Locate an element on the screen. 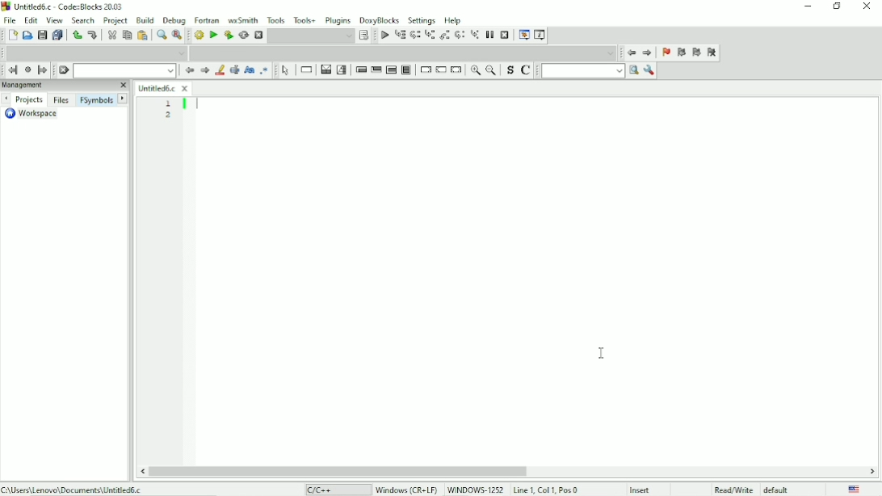 This screenshot has width=882, height=496. Drop down is located at coordinates (124, 71).